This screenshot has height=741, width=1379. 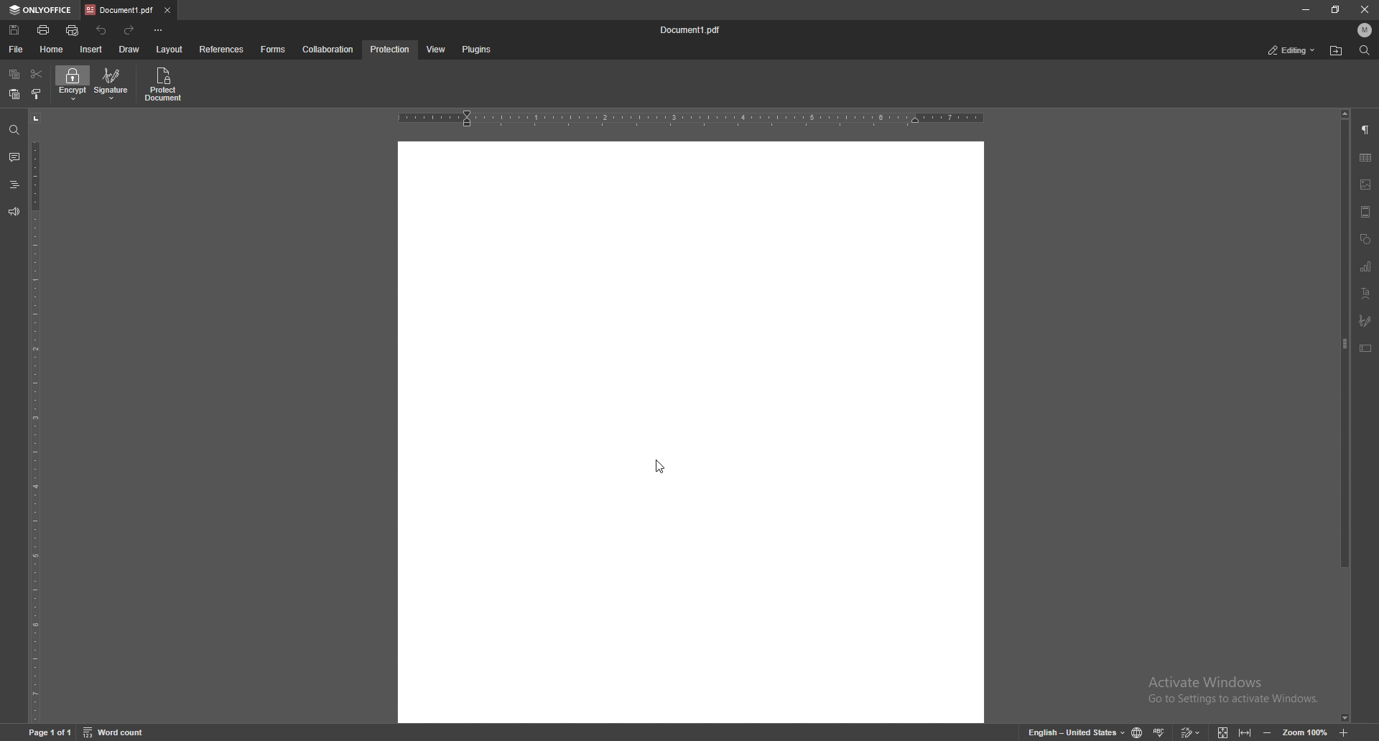 I want to click on change doc language, so click(x=1138, y=732).